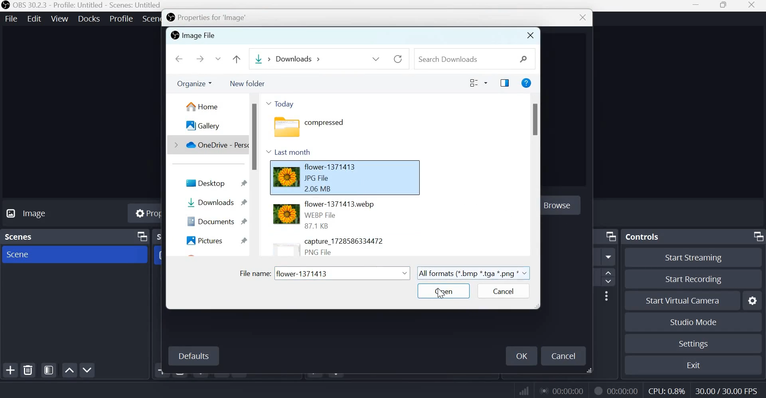  Describe the element at coordinates (753, 299) in the screenshot. I see `Configure virtual camera` at that location.